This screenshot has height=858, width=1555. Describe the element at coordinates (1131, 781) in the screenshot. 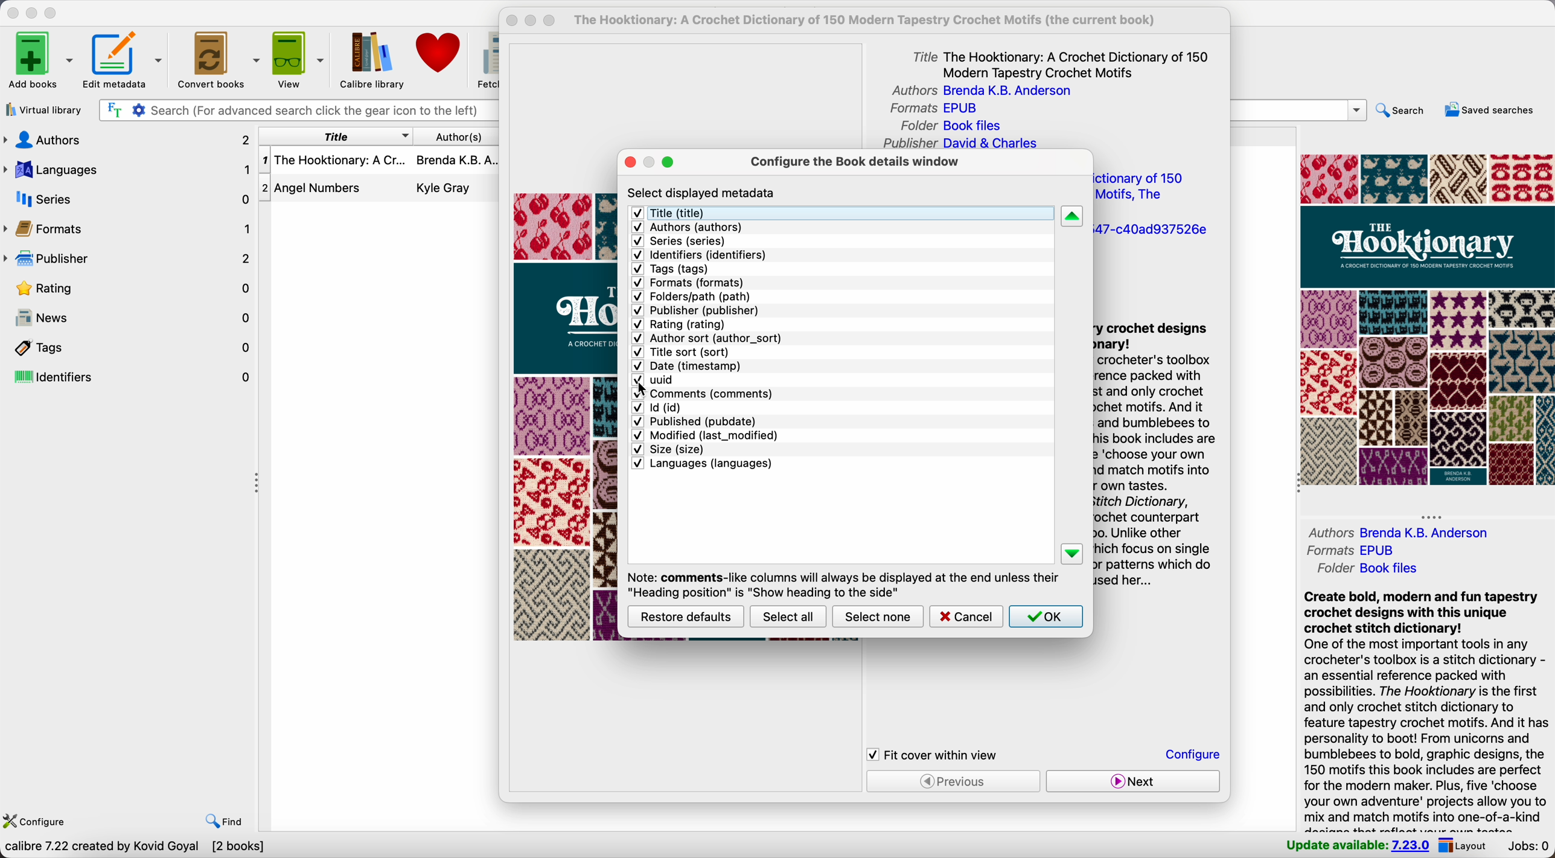

I see `next` at that location.